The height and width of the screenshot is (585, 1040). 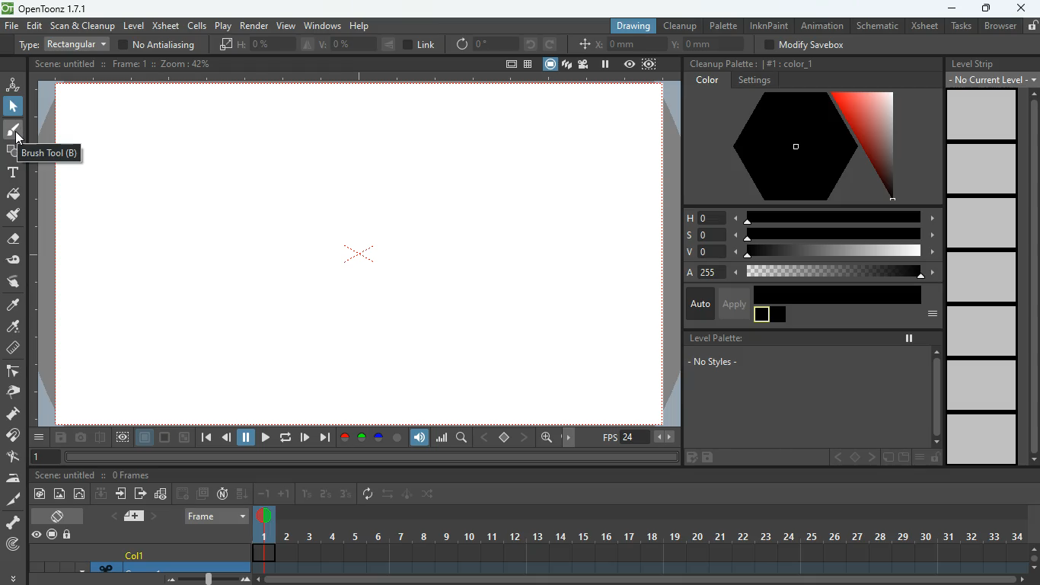 What do you see at coordinates (51, 152) in the screenshot?
I see `Brush Tool (B)` at bounding box center [51, 152].